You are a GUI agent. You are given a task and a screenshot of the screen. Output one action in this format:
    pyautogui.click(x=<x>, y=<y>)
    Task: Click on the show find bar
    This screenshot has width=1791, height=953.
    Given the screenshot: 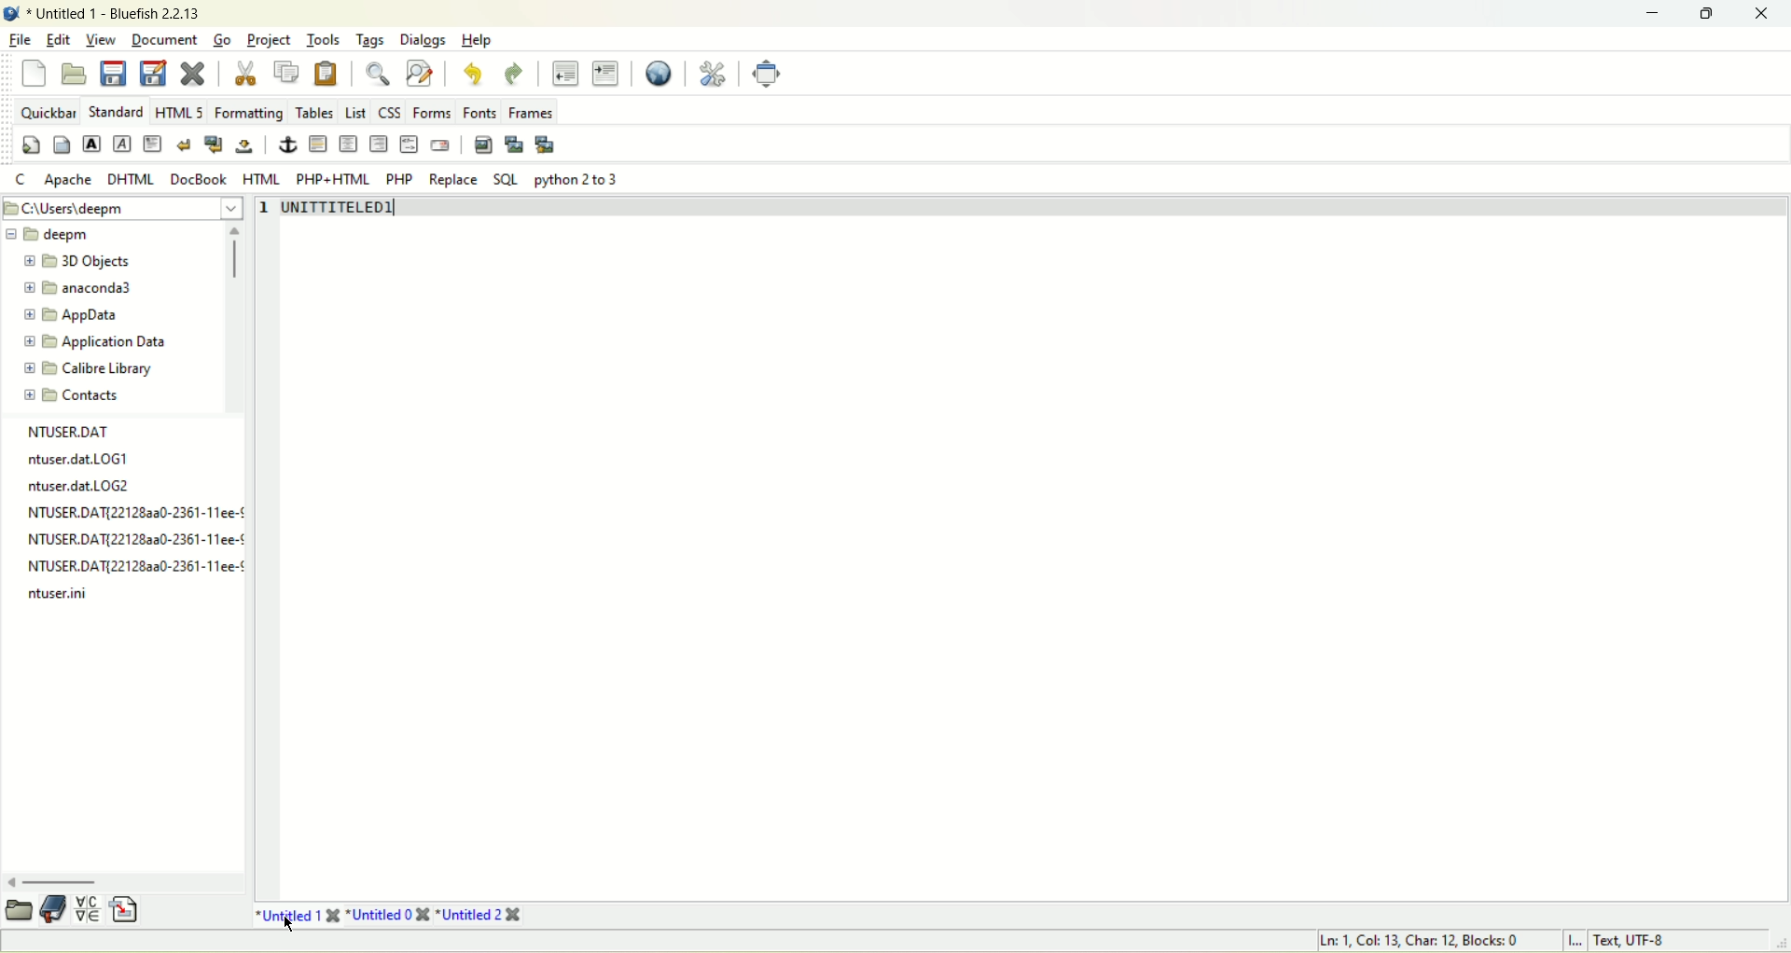 What is the action you would take?
    pyautogui.click(x=375, y=72)
    